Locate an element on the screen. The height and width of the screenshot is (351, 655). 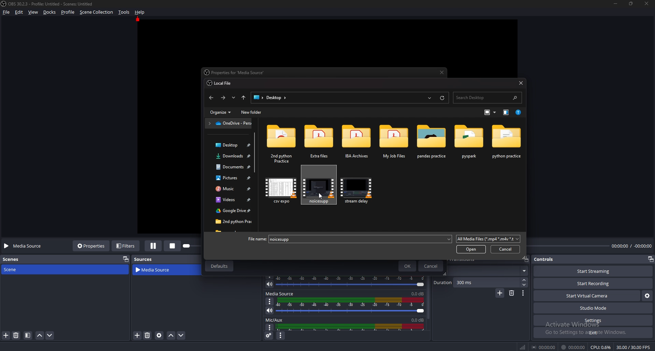
OBS LOGO is located at coordinates (4, 4).